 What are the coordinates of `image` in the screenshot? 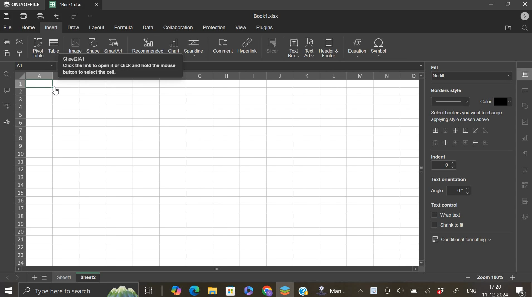 It's located at (76, 46).